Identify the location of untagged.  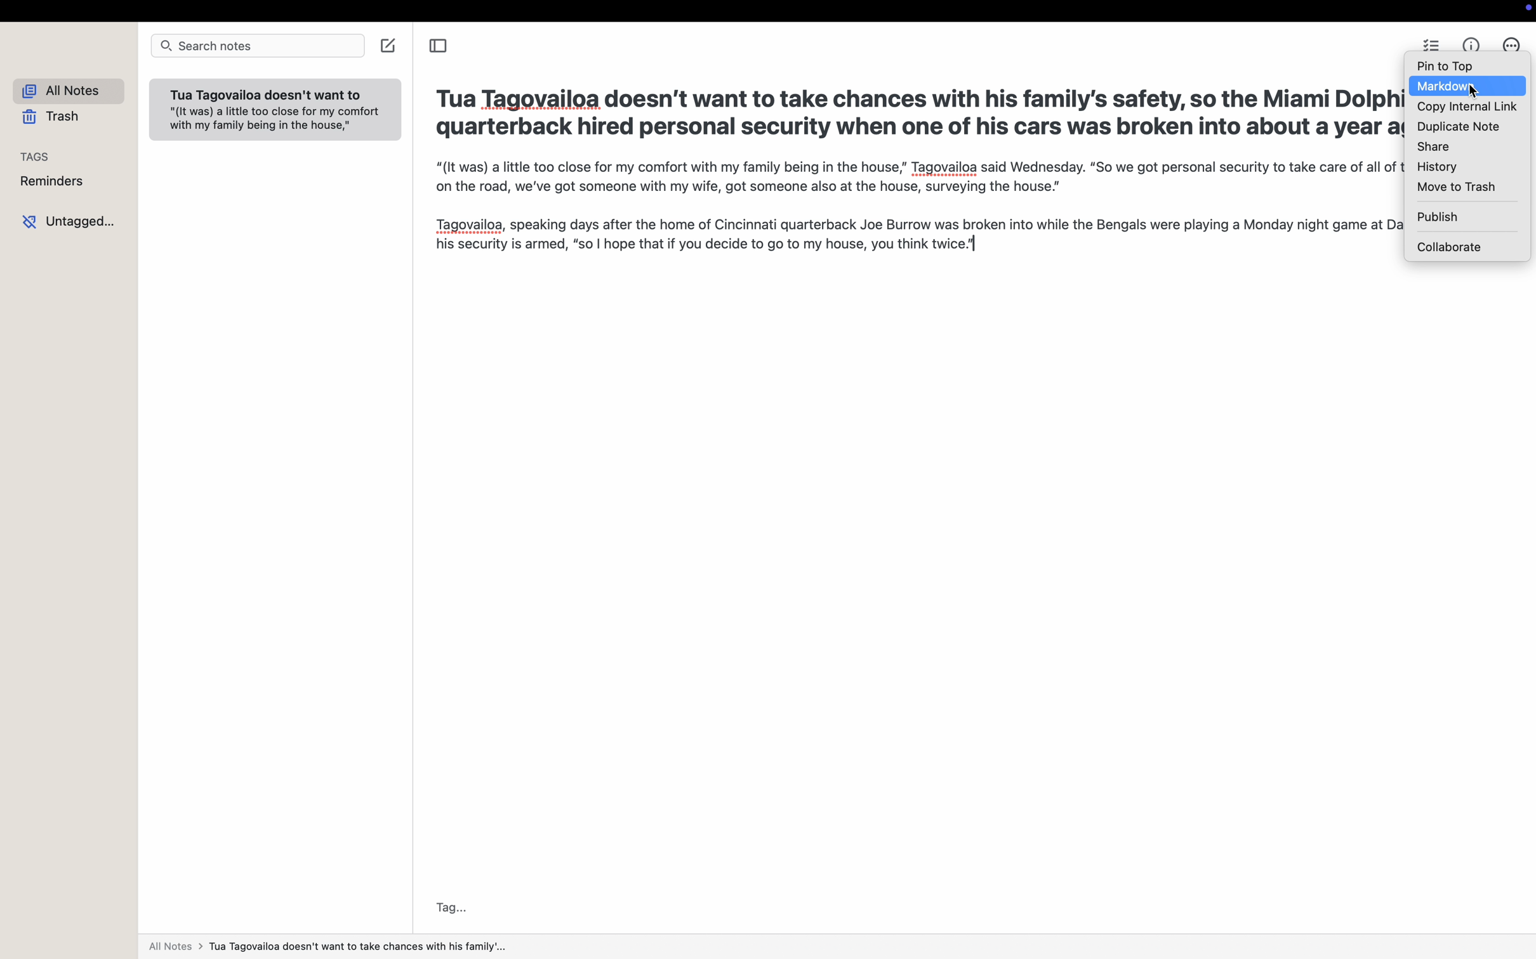
(69, 222).